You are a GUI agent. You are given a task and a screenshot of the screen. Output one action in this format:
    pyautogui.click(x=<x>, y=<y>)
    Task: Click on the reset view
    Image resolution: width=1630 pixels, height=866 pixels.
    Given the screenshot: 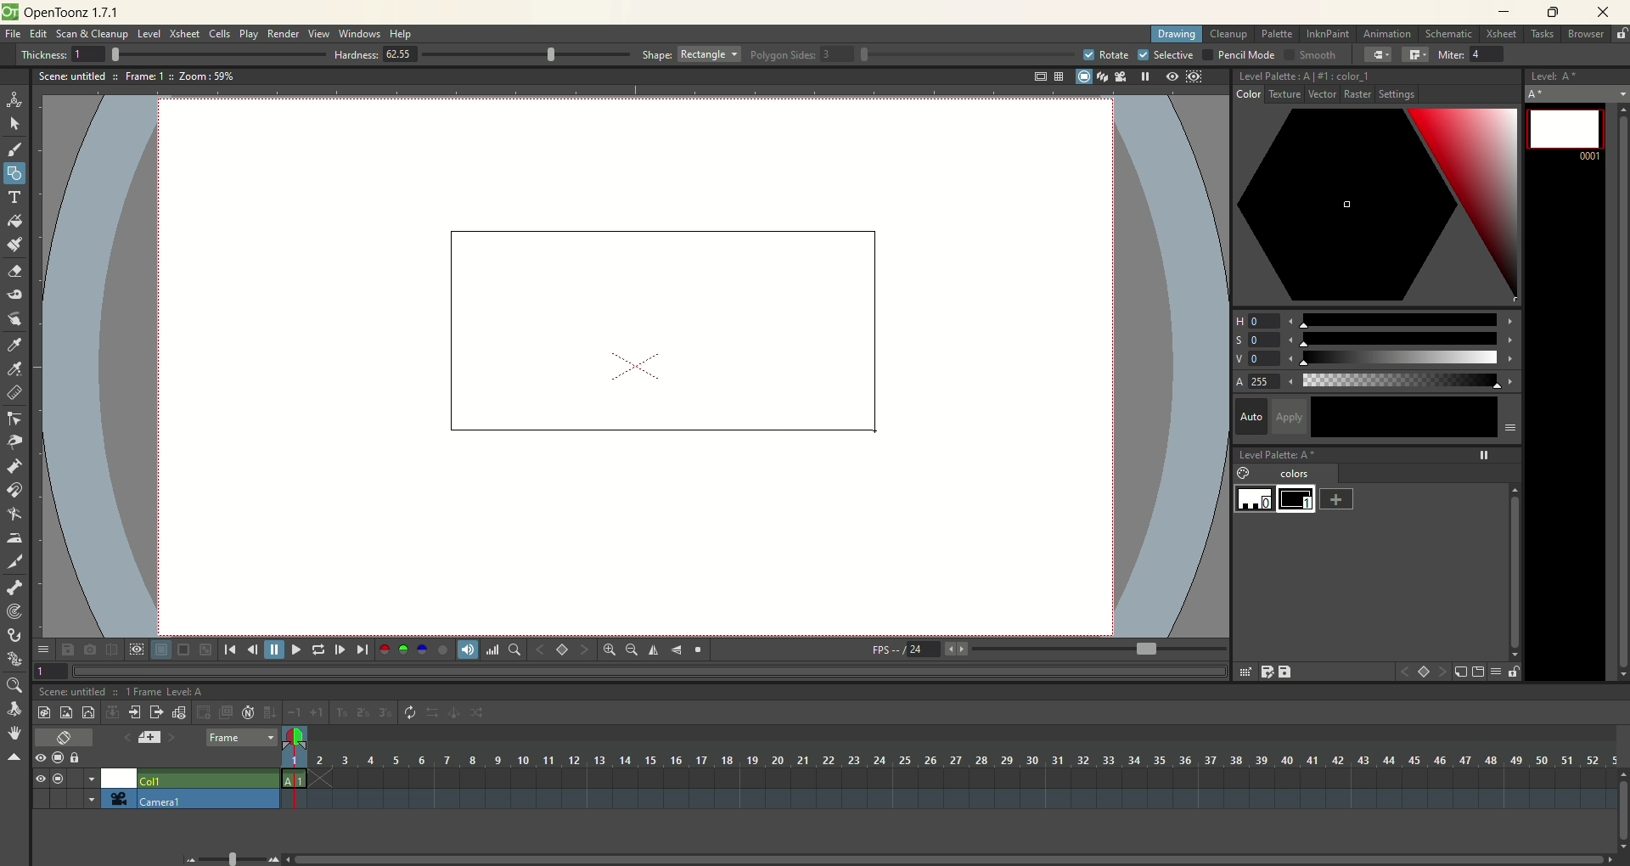 What is the action you would take?
    pyautogui.click(x=700, y=650)
    